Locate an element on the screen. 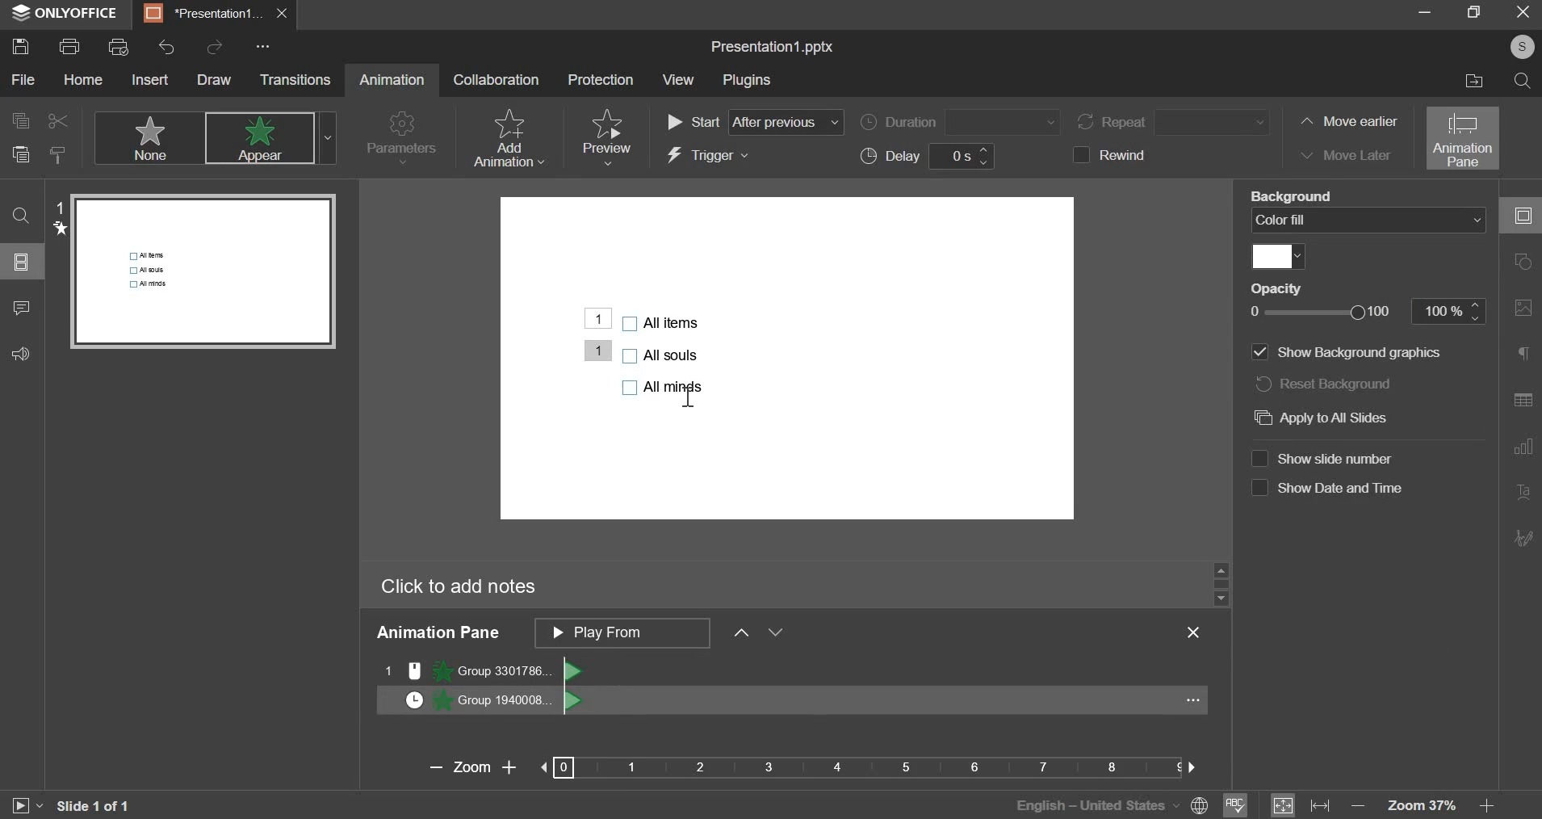 This screenshot has width=1542, height=819. fill color is located at coordinates (1277, 258).